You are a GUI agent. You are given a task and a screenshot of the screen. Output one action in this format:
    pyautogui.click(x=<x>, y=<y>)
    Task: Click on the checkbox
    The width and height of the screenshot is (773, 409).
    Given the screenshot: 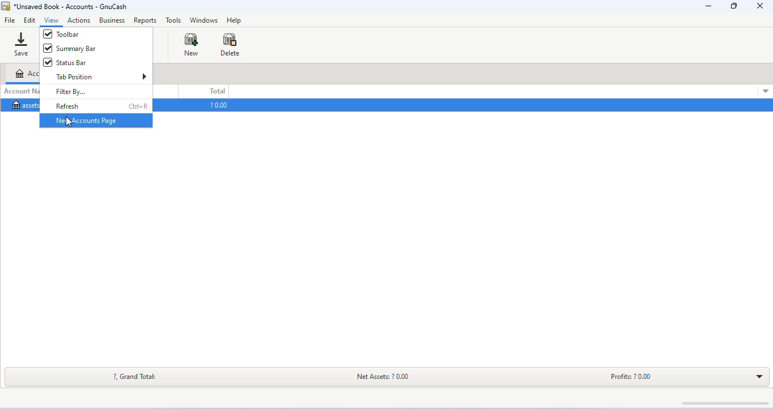 What is the action you would take?
    pyautogui.click(x=47, y=34)
    